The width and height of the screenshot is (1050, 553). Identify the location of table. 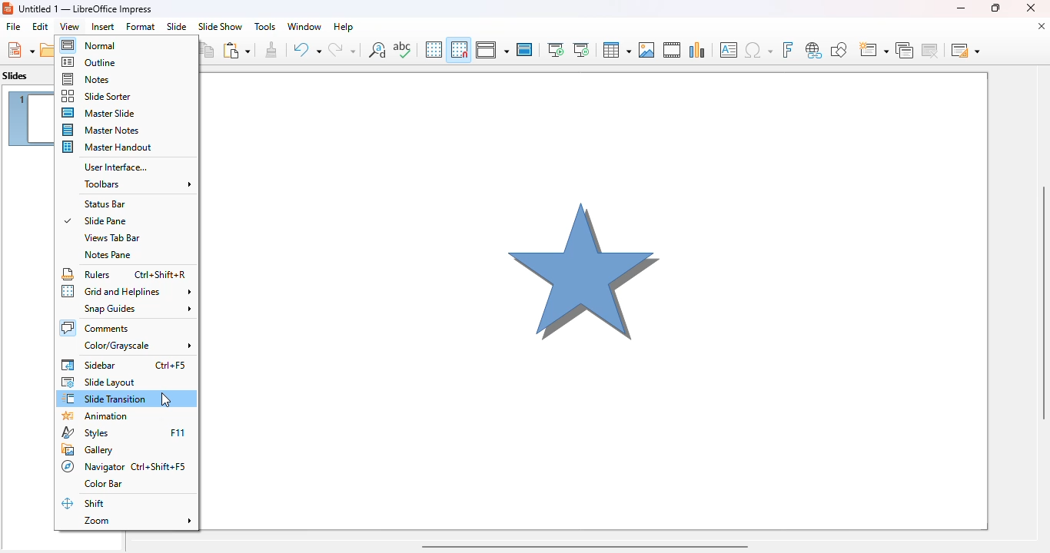
(616, 49).